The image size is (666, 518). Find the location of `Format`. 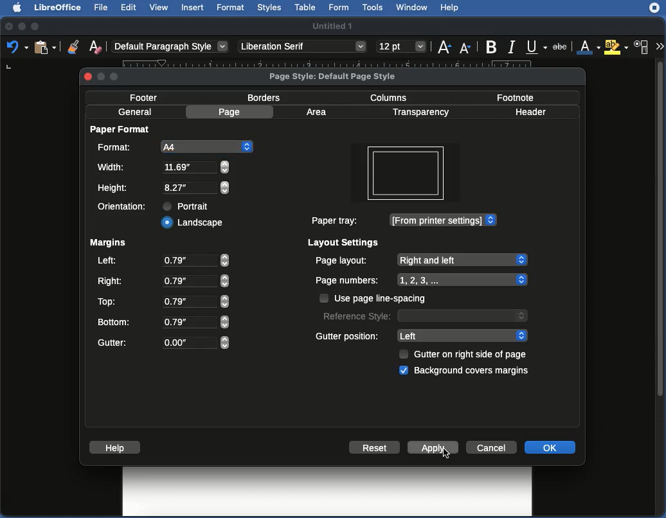

Format is located at coordinates (116, 148).